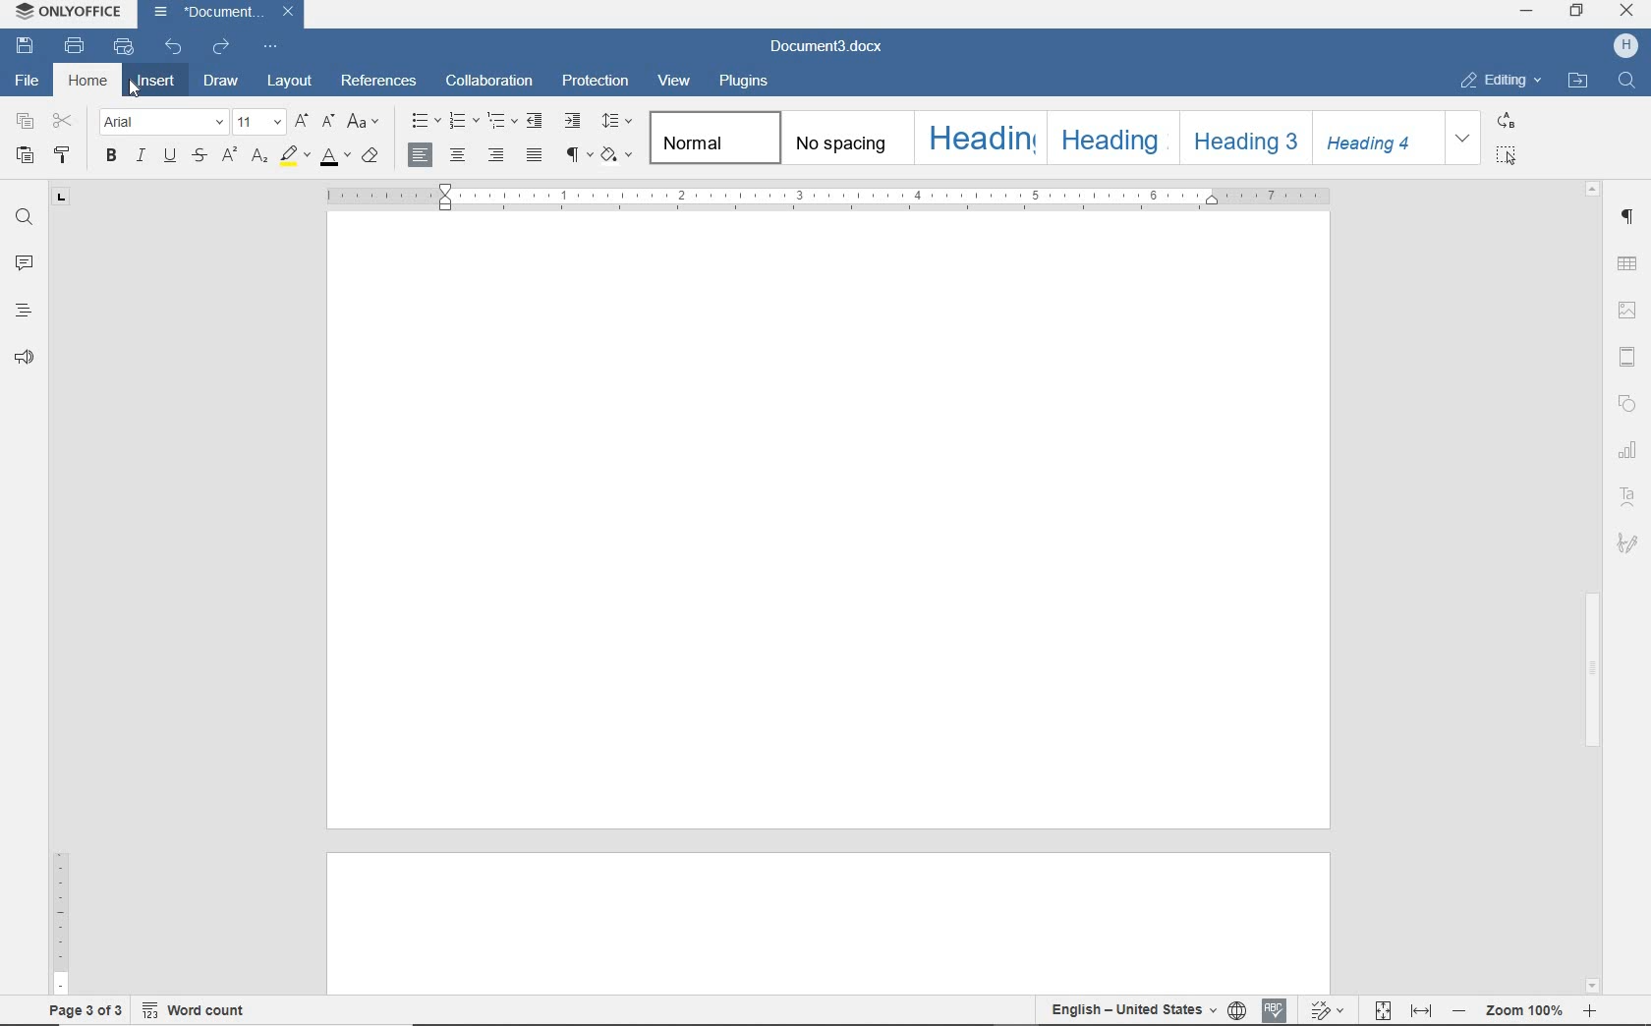 The image size is (1651, 1026). Describe the element at coordinates (20, 313) in the screenshot. I see `HEADINGS` at that location.